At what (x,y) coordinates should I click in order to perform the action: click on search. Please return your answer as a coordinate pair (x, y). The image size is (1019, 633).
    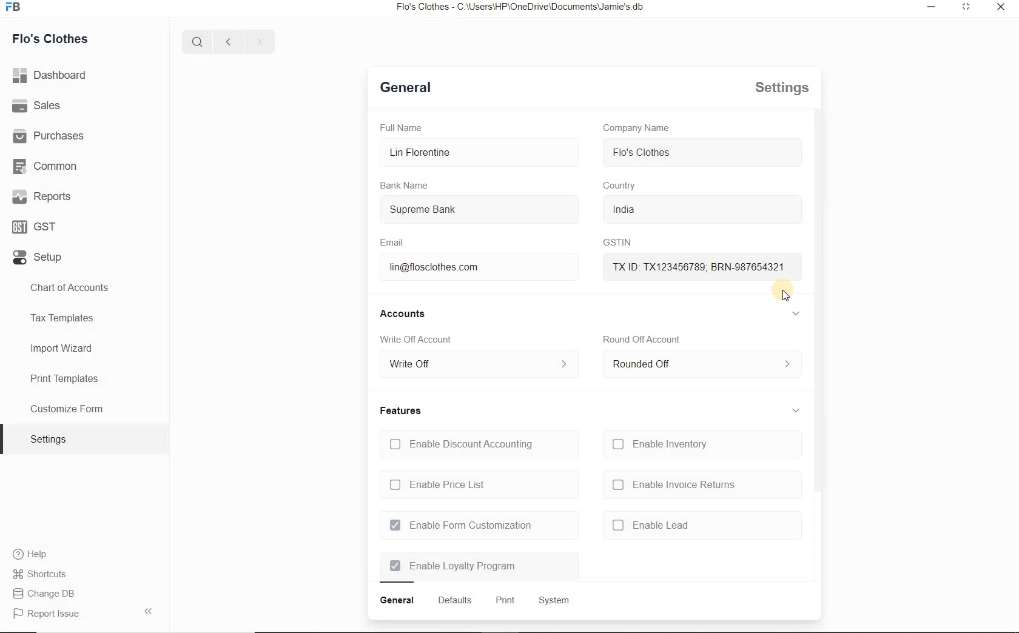
    Looking at the image, I should click on (200, 42).